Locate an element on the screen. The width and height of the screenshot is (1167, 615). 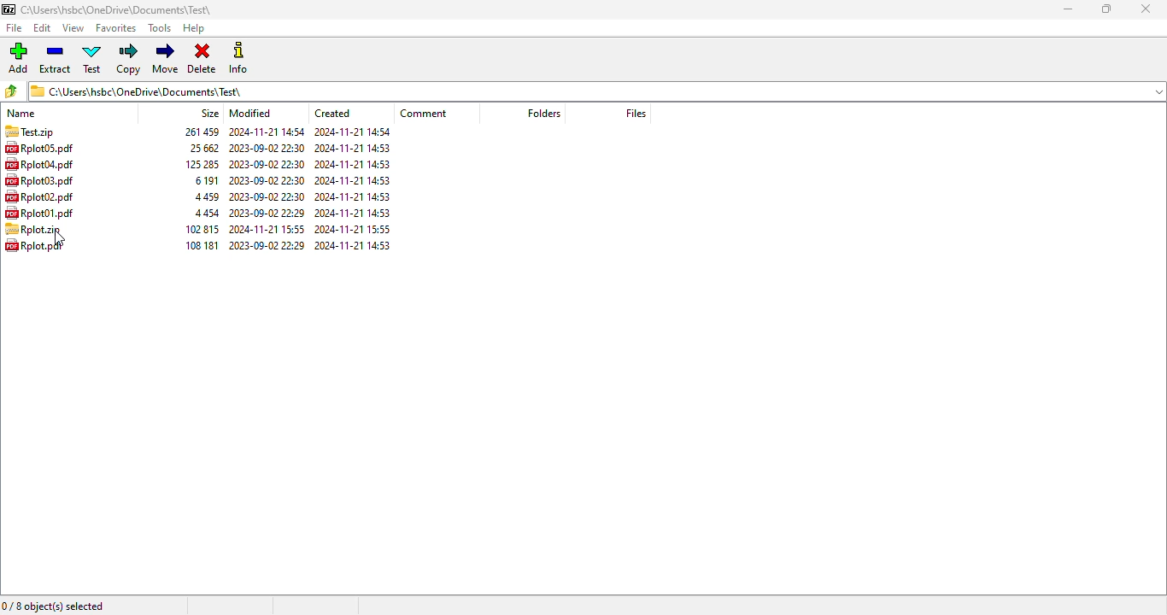
browse files is located at coordinates (10, 91).